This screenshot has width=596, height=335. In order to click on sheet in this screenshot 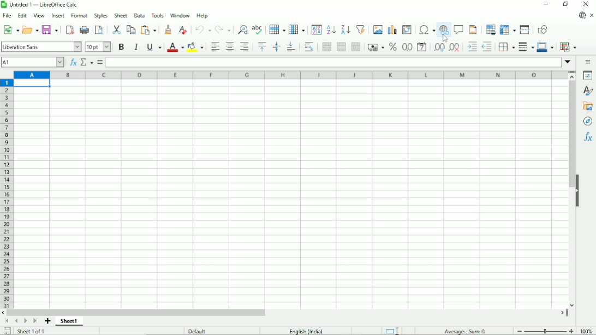, I will do `click(121, 15)`.